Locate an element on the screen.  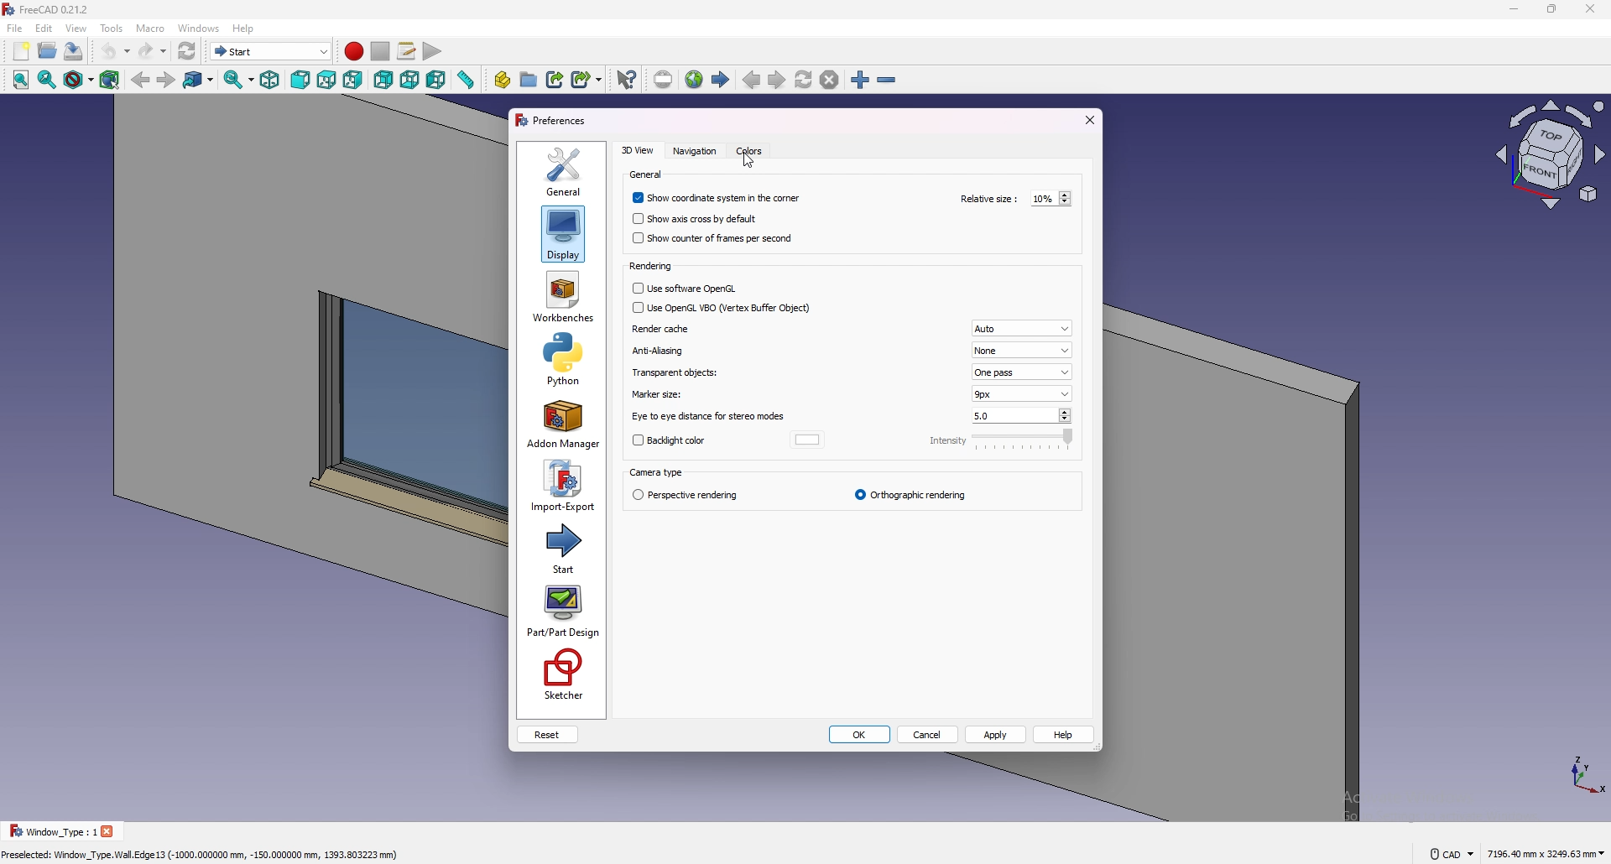
9px is located at coordinates (1022, 393).